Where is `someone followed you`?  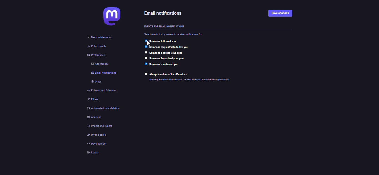 someone followed you is located at coordinates (163, 41).